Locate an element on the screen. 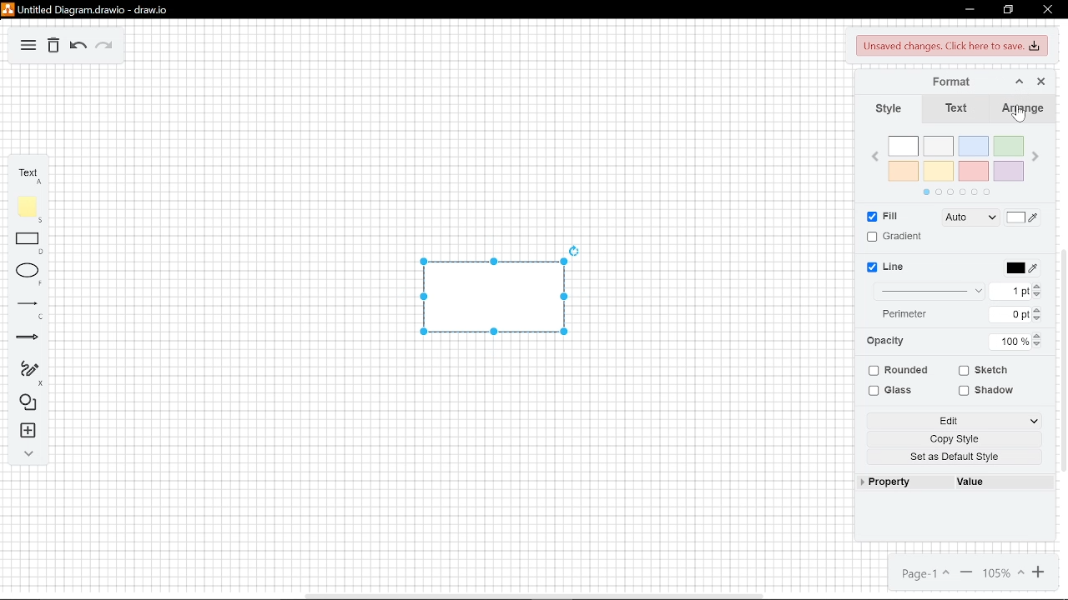 The width and height of the screenshot is (1068, 600). property is located at coordinates (887, 482).